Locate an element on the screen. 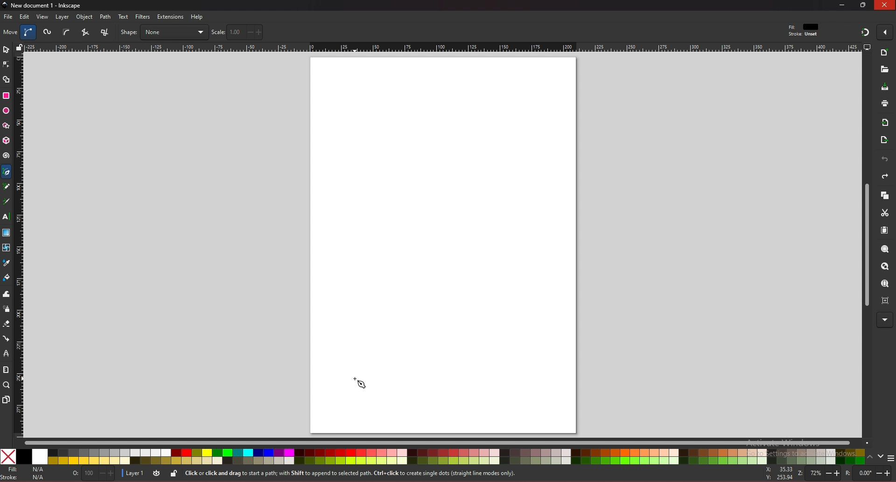 This screenshot has width=896, height=482. new is located at coordinates (884, 69).